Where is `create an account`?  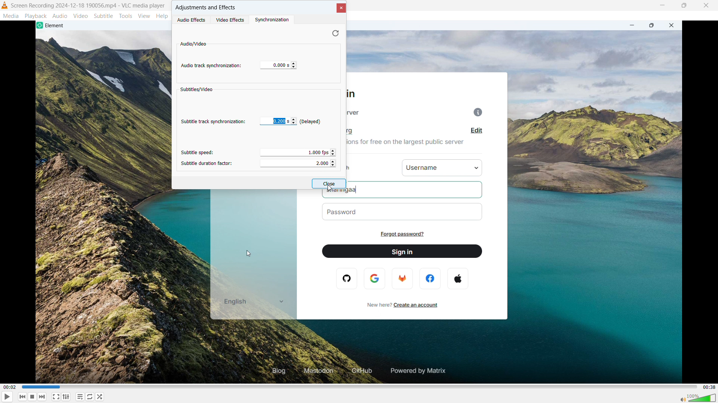
create an account is located at coordinates (421, 305).